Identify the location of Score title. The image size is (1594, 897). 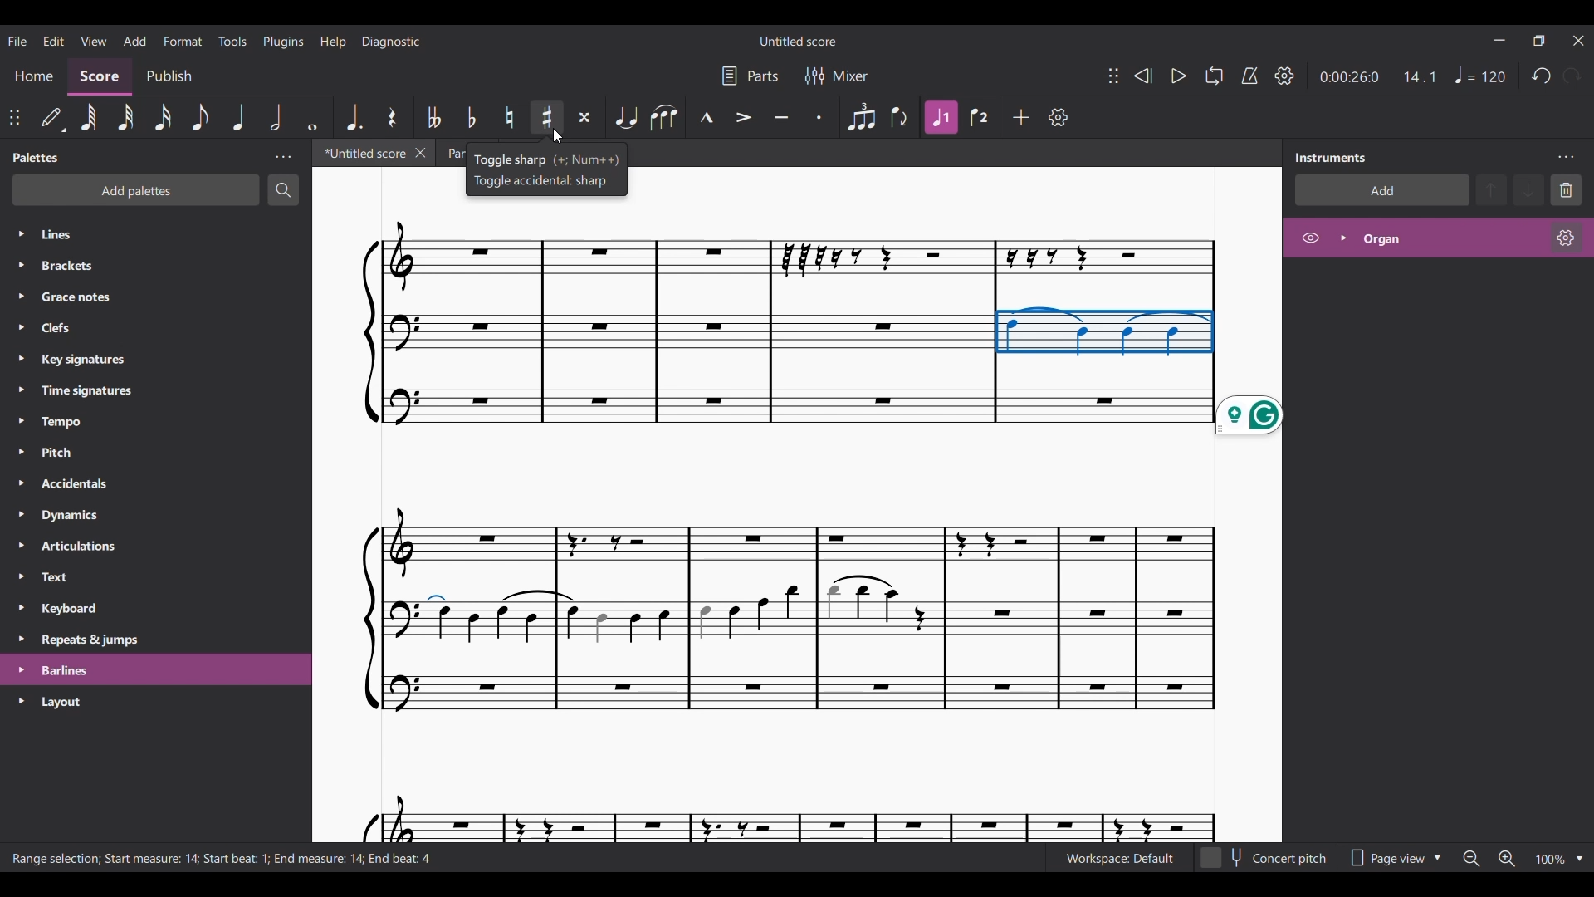
(797, 41).